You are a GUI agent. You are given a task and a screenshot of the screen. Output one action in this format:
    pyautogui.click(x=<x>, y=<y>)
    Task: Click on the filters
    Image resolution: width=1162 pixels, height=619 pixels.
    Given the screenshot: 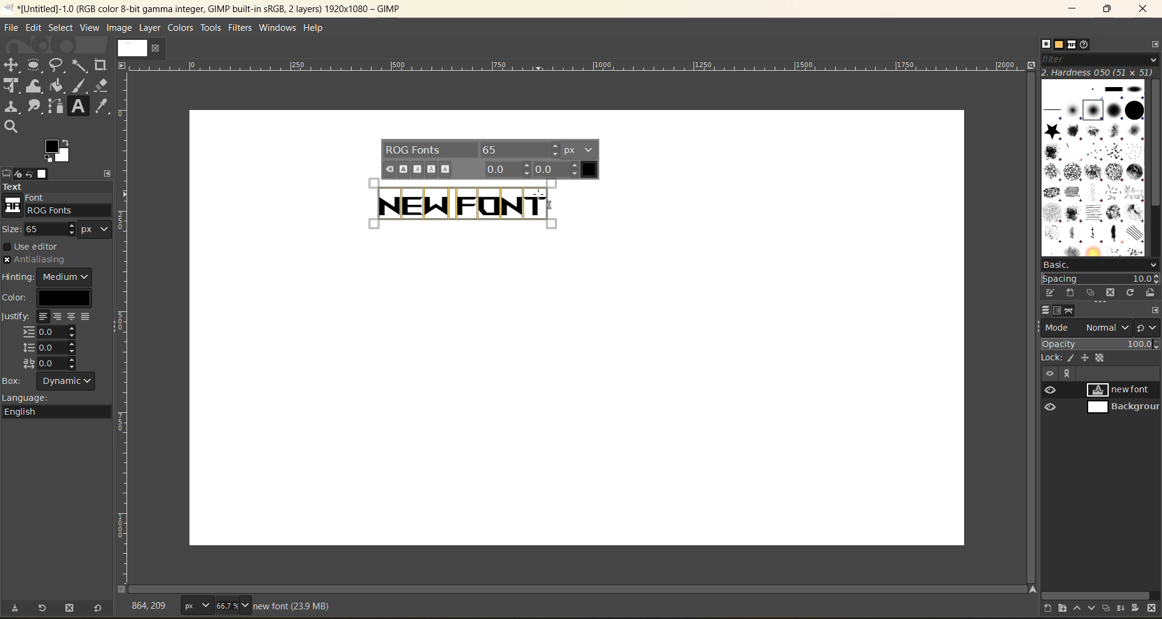 What is the action you would take?
    pyautogui.click(x=240, y=30)
    